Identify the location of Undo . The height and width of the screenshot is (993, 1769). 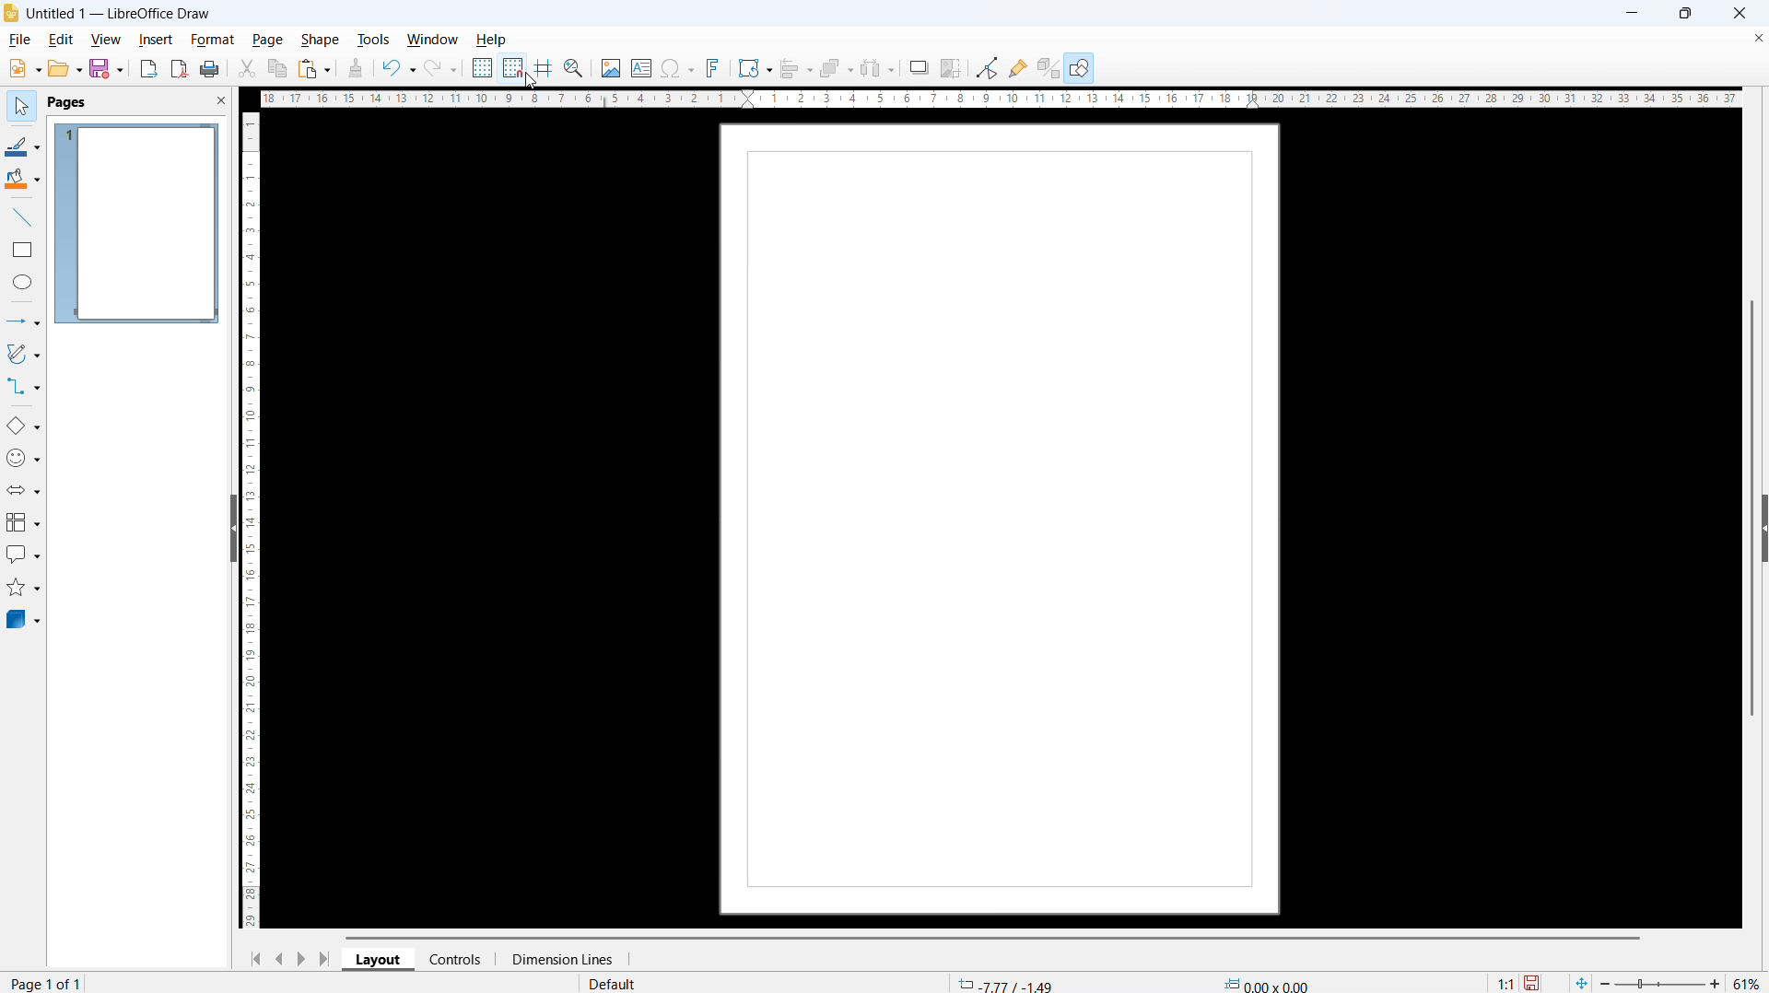
(399, 67).